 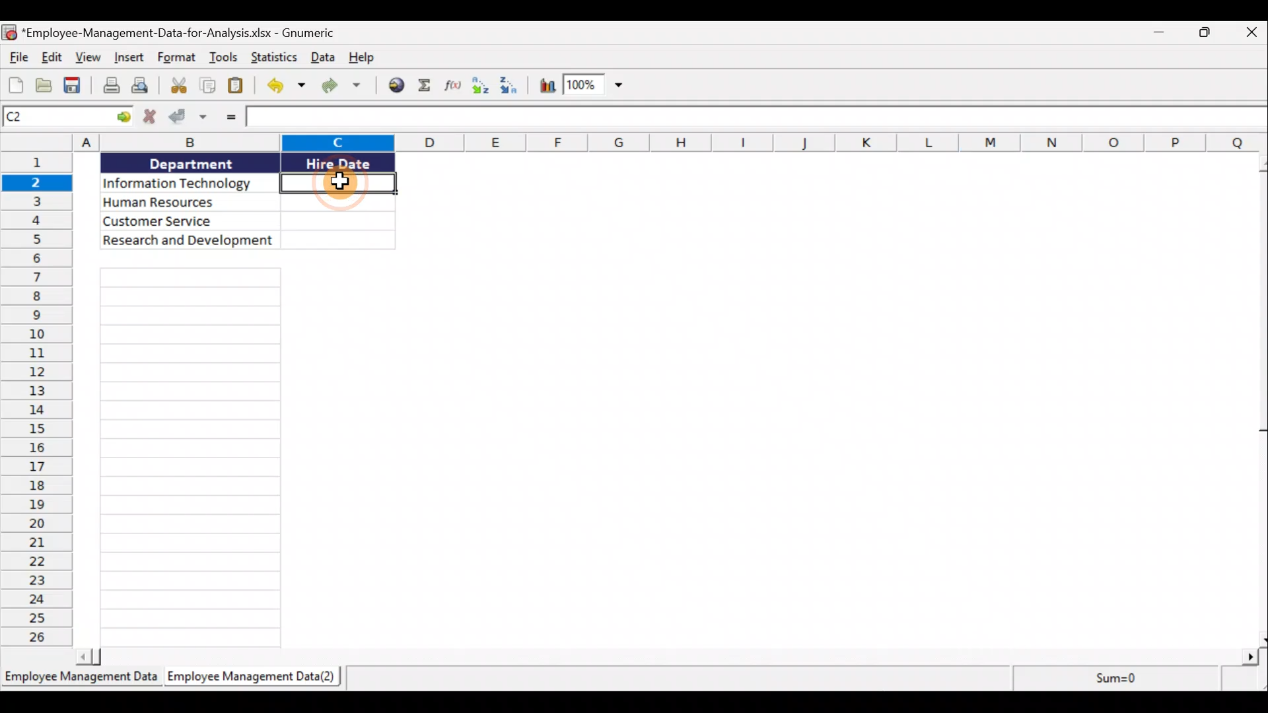 I want to click on Document name, so click(x=169, y=32).